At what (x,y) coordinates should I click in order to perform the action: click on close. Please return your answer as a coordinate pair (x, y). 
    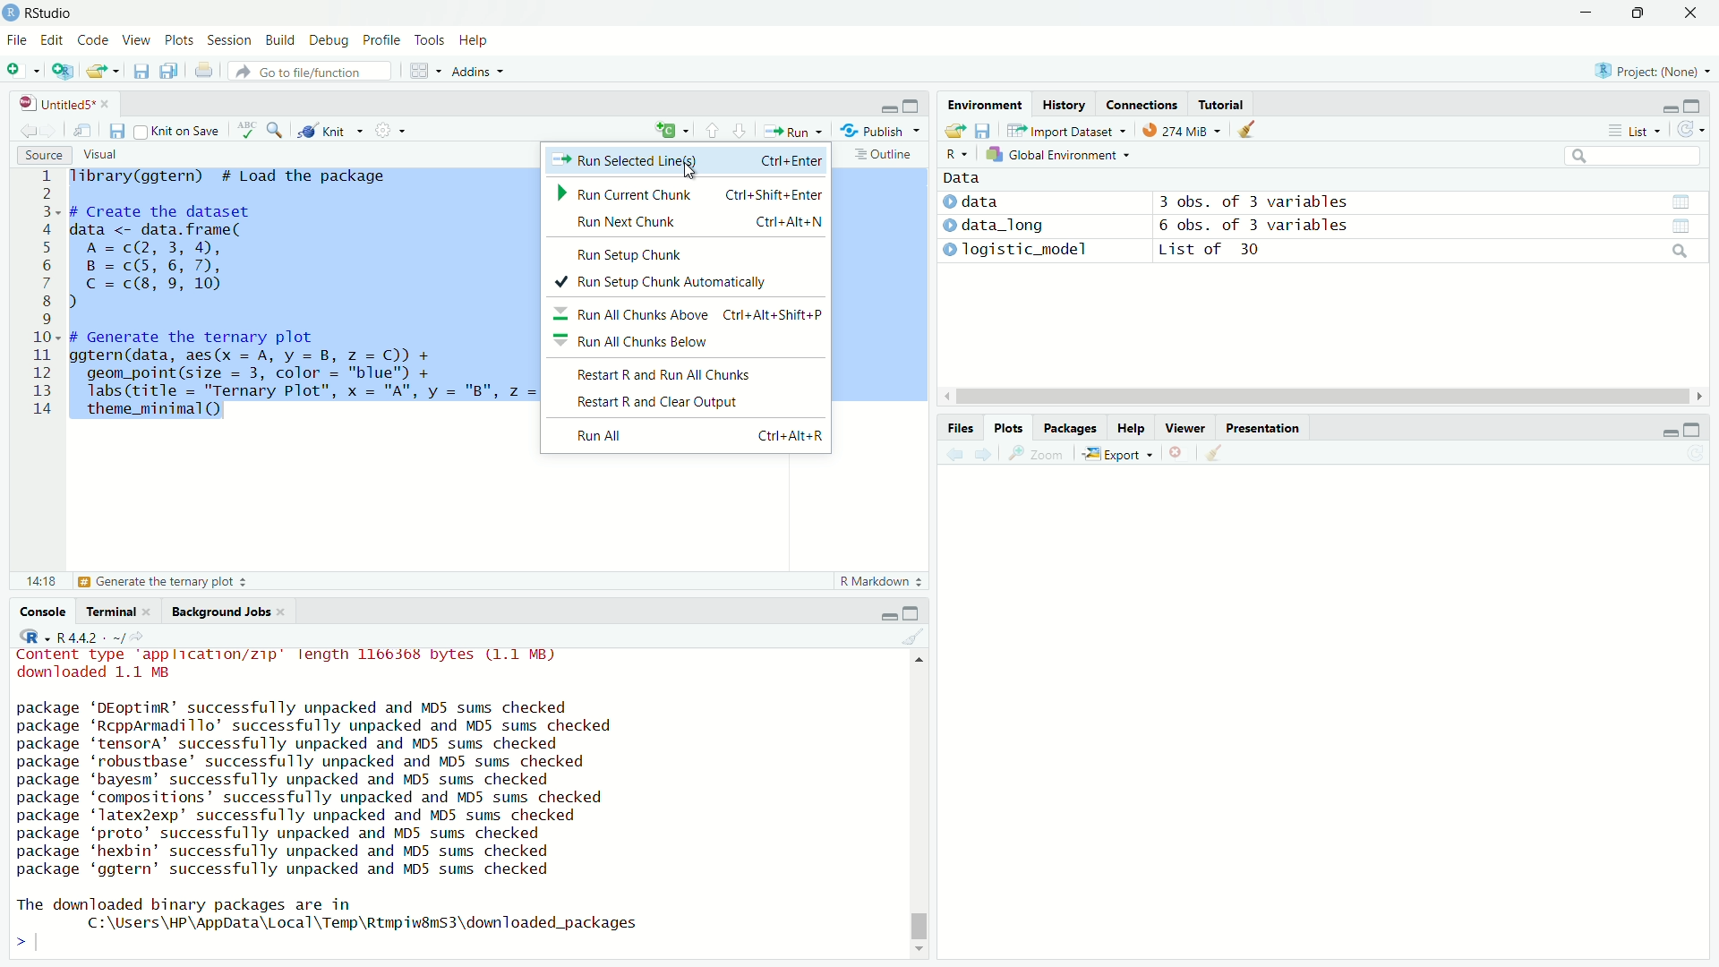
    Looking at the image, I should click on (1691, 15).